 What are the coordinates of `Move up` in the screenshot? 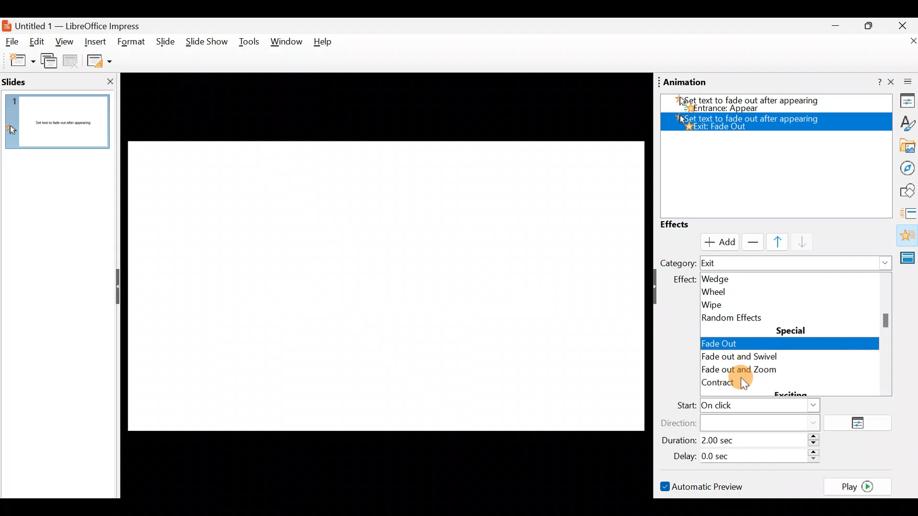 It's located at (772, 242).